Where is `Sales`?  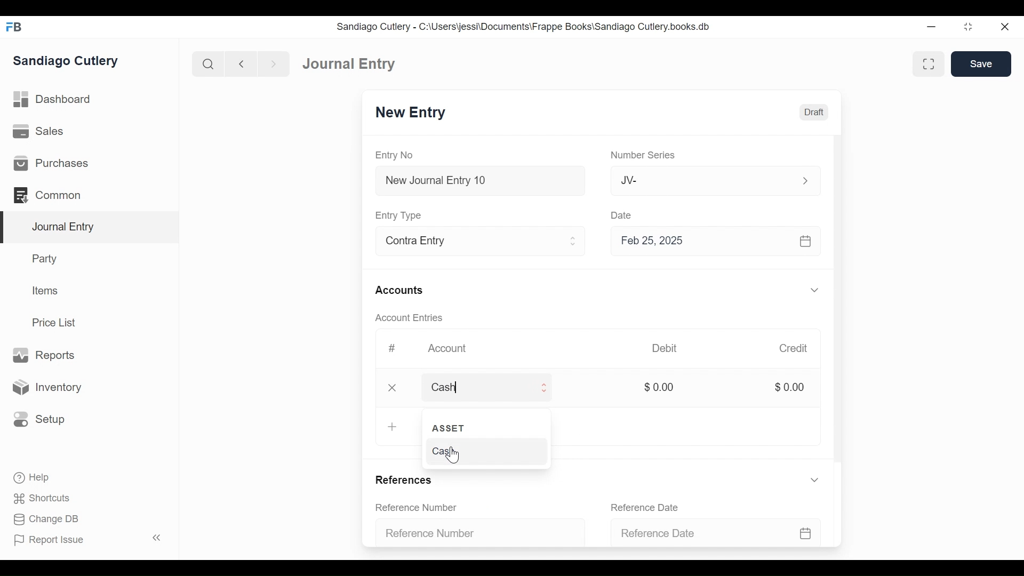
Sales is located at coordinates (37, 132).